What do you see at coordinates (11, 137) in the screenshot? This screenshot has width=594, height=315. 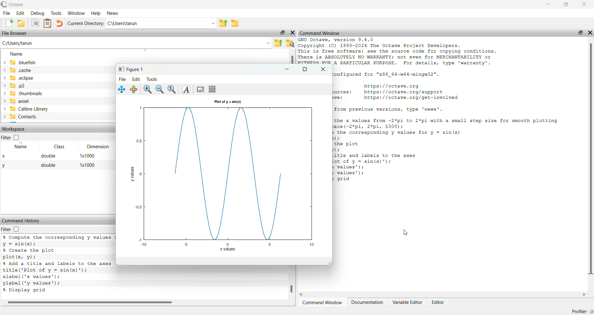 I see `Filter checkbox` at bounding box center [11, 137].